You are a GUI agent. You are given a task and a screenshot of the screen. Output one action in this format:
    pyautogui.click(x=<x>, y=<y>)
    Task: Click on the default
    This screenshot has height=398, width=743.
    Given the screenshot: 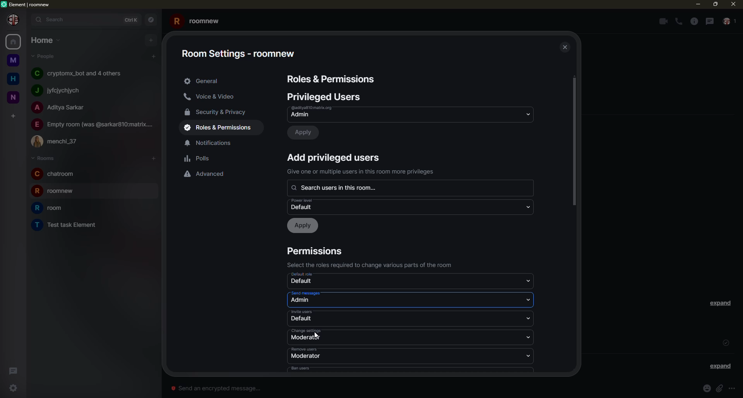 What is the action you would take?
    pyautogui.click(x=306, y=205)
    